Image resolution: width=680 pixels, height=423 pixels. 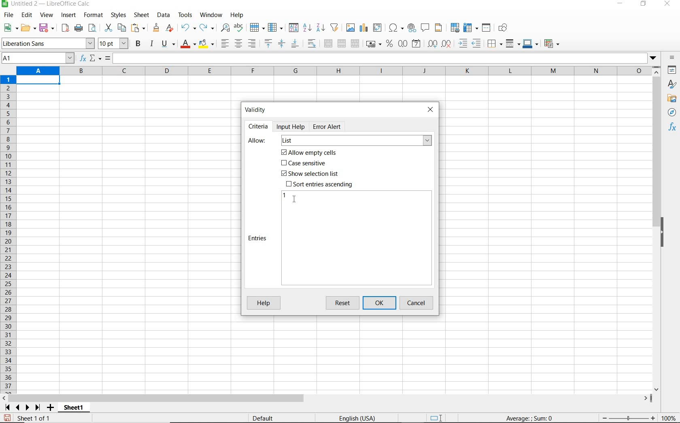 I want to click on merge cells, so click(x=342, y=43).